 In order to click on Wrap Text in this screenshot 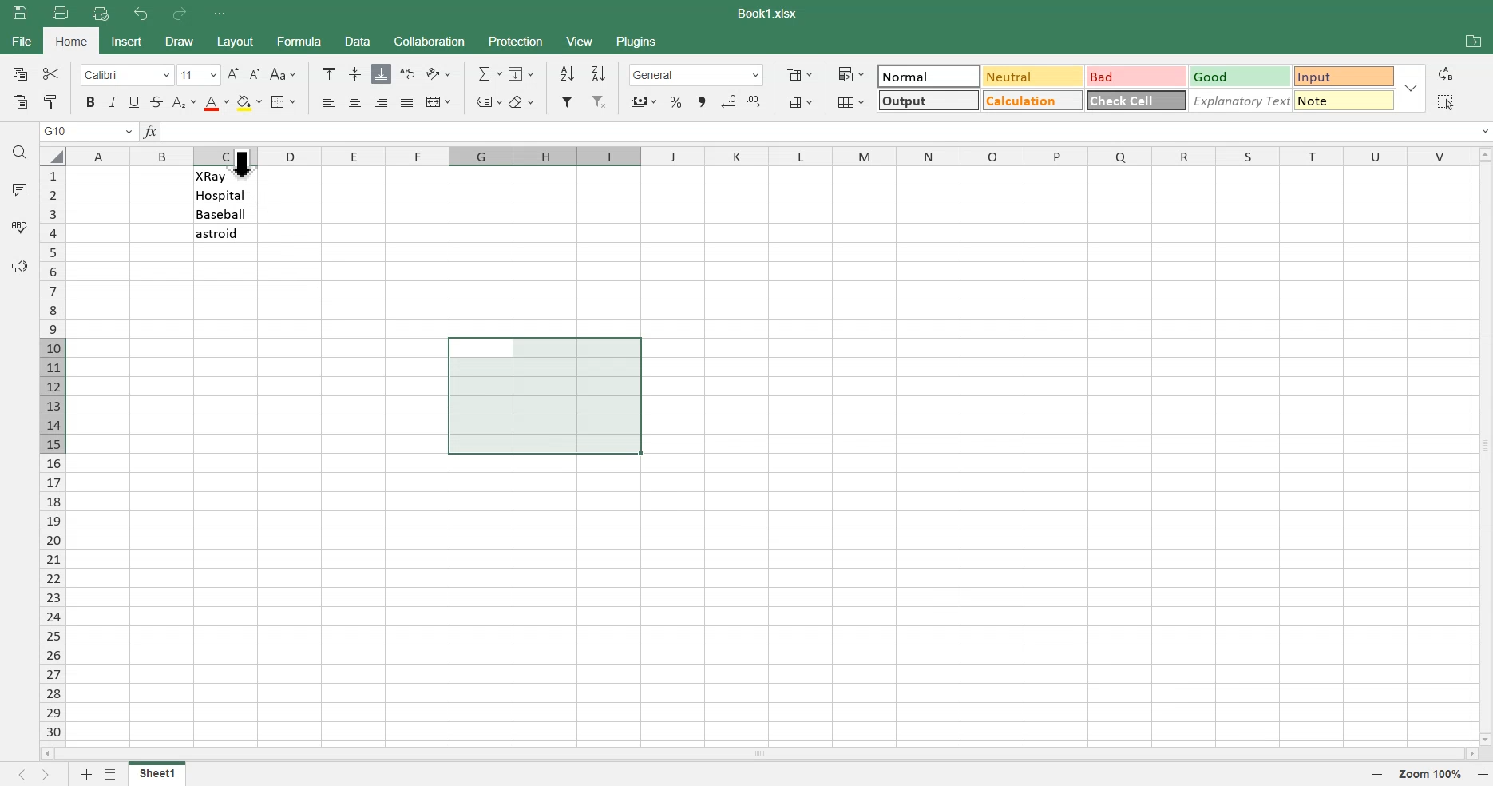, I will do `click(407, 73)`.